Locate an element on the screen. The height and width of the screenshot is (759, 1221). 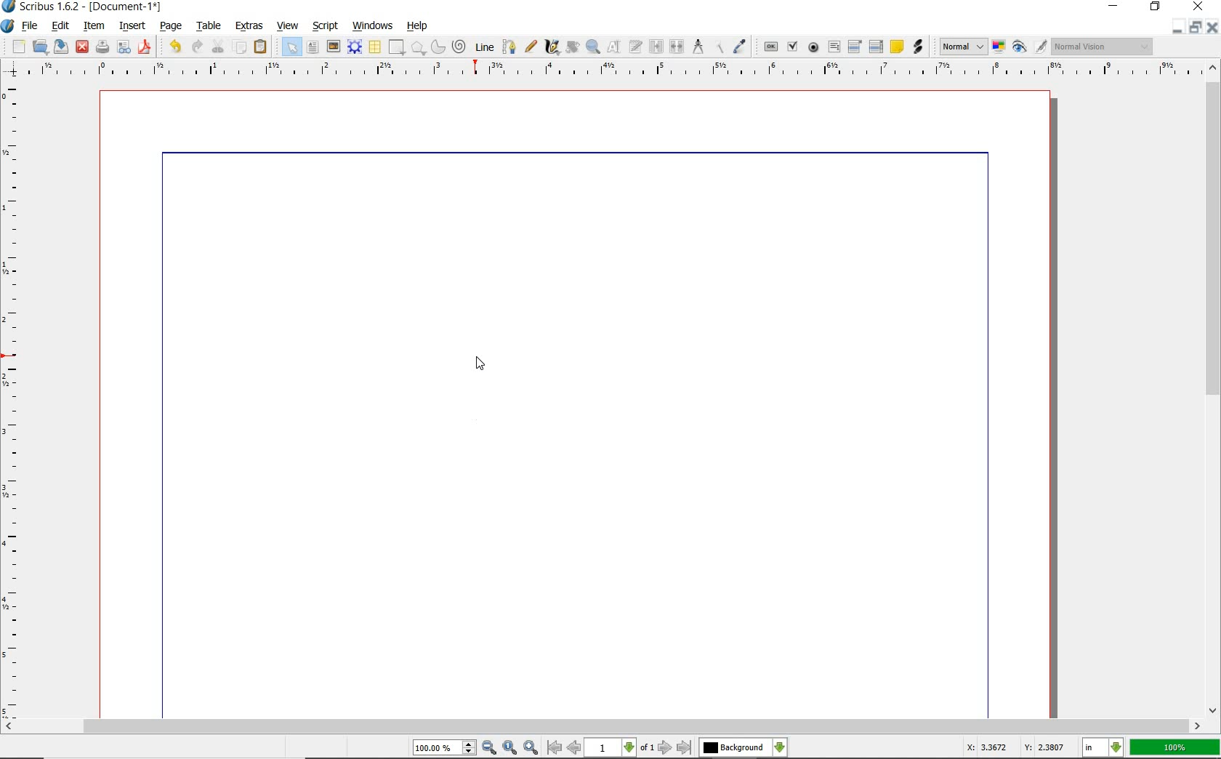
link annotation is located at coordinates (918, 48).